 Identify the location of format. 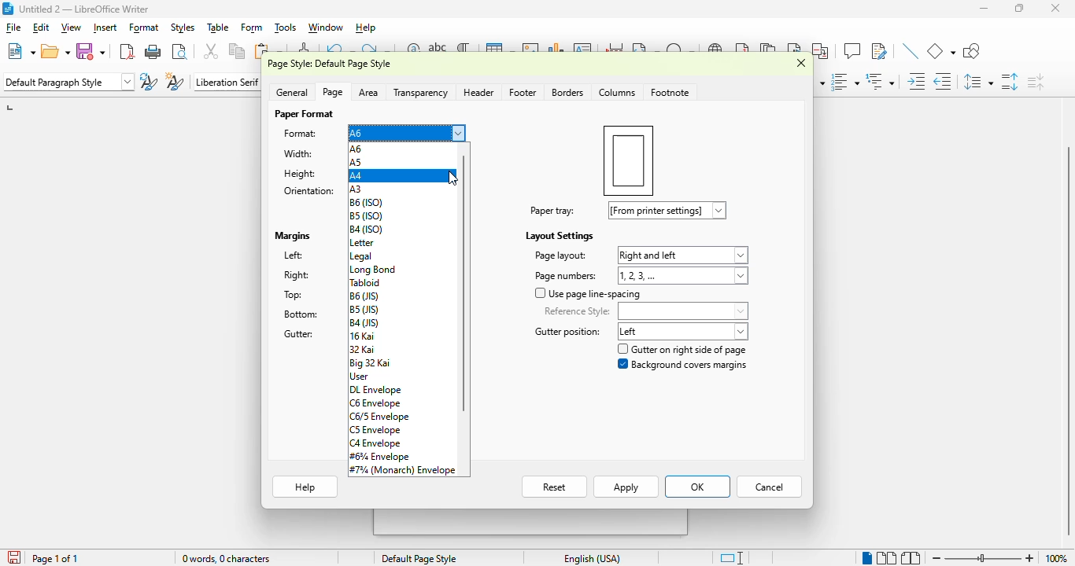
(145, 27).